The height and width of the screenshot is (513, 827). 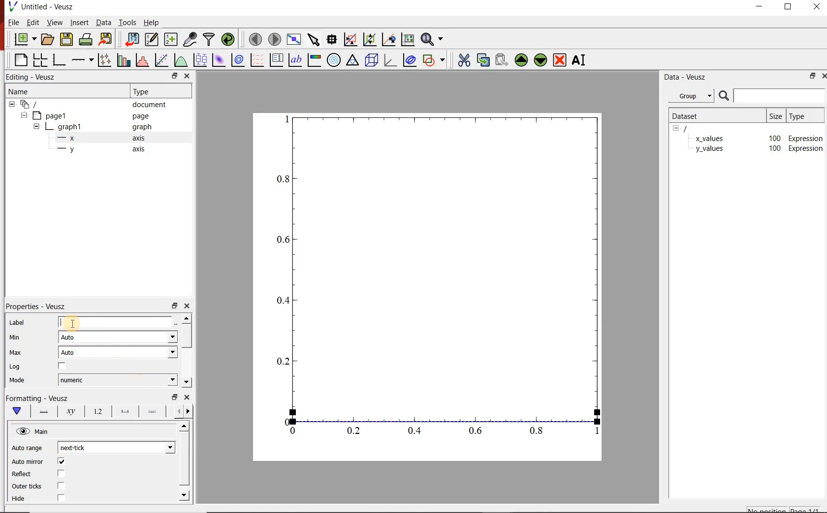 What do you see at coordinates (500, 61) in the screenshot?
I see `paste the selected widget` at bounding box center [500, 61].